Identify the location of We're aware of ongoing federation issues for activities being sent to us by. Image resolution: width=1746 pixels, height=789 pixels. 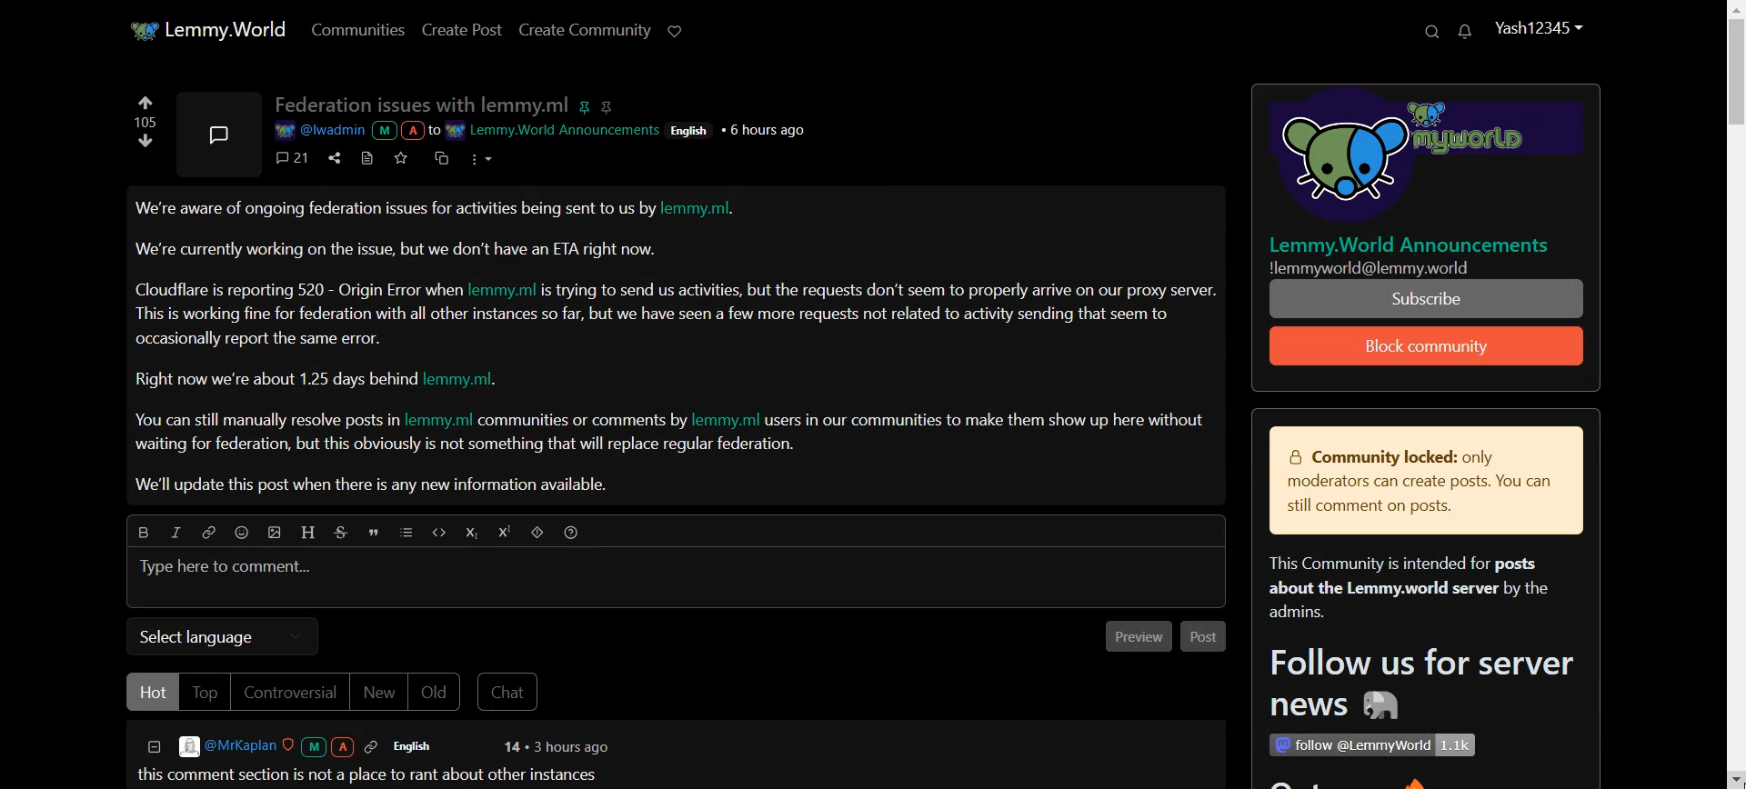
(393, 208).